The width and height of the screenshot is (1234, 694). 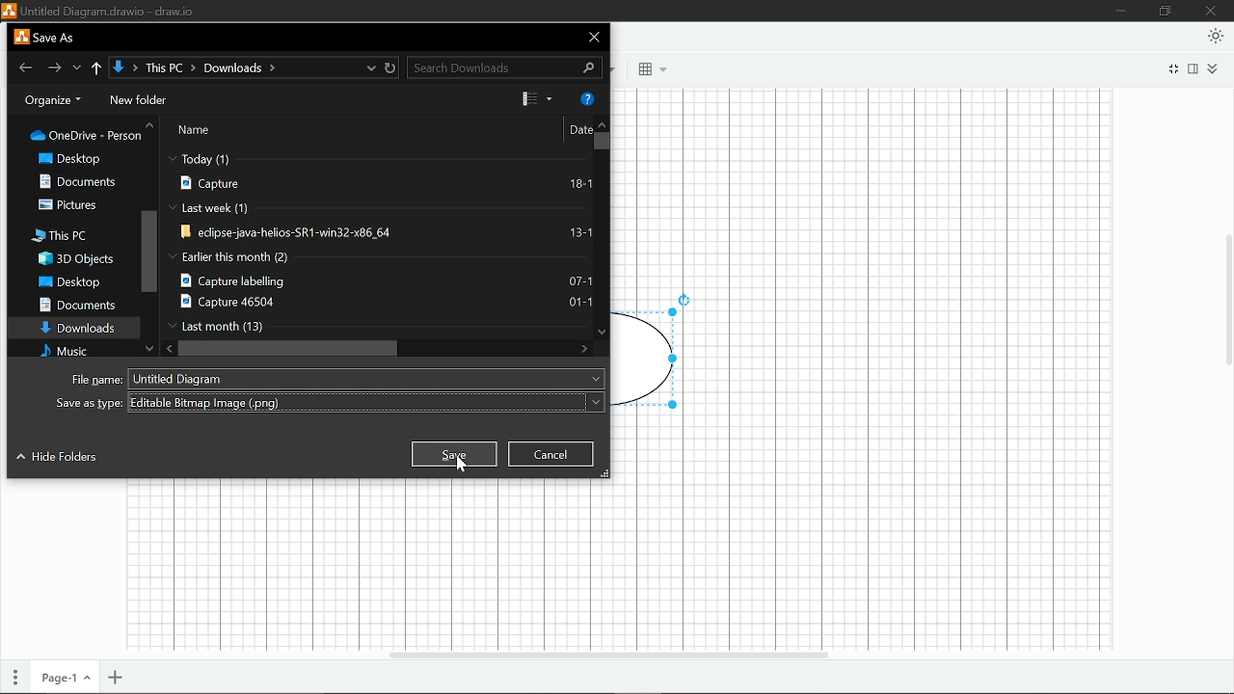 I want to click on current locations, so click(x=371, y=67).